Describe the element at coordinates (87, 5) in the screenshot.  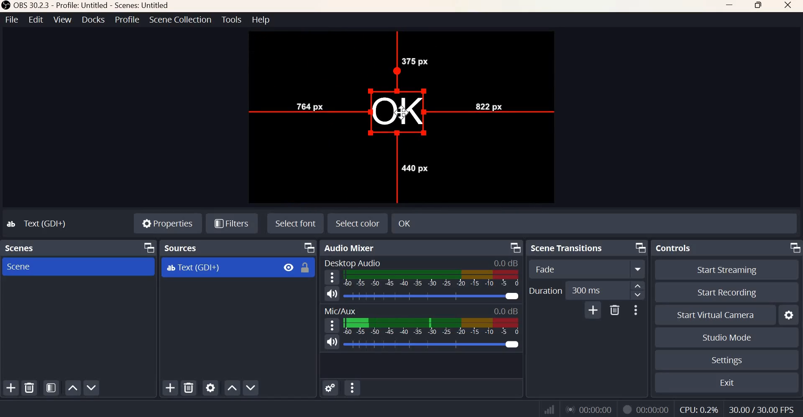
I see `OBS 30.2.3 - Profile: Untitled - Scenes: Untitled` at that location.